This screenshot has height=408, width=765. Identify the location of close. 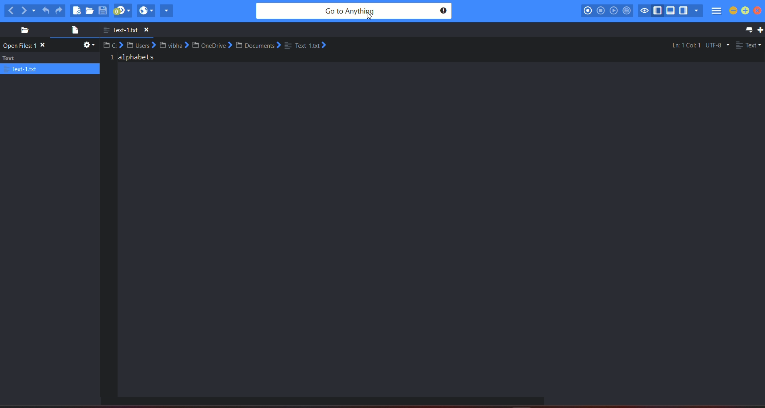
(760, 11).